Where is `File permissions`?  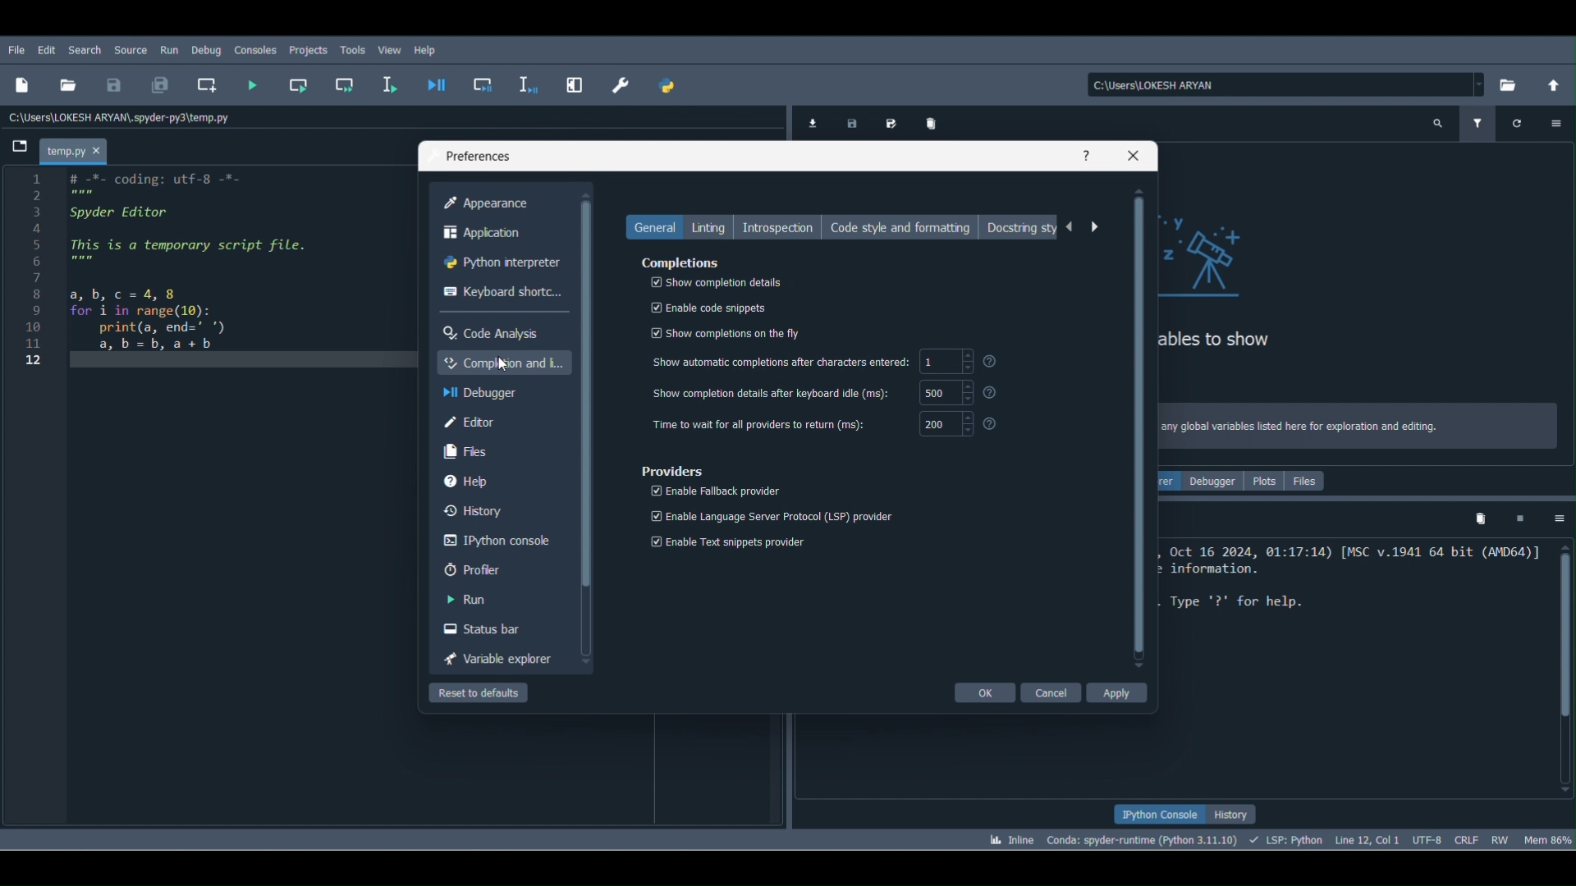
File permissions is located at coordinates (1504, 839).